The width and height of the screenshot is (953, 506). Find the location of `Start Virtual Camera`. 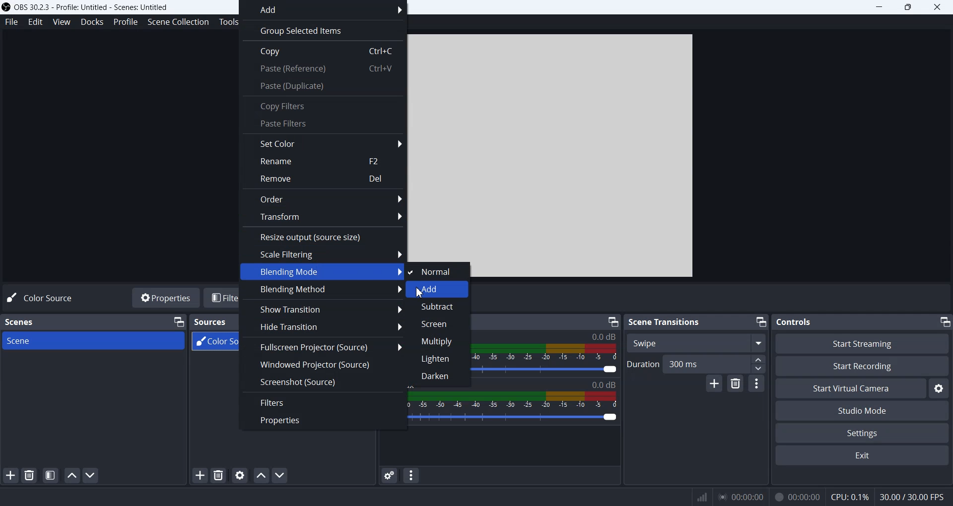

Start Virtual Camera is located at coordinates (850, 388).